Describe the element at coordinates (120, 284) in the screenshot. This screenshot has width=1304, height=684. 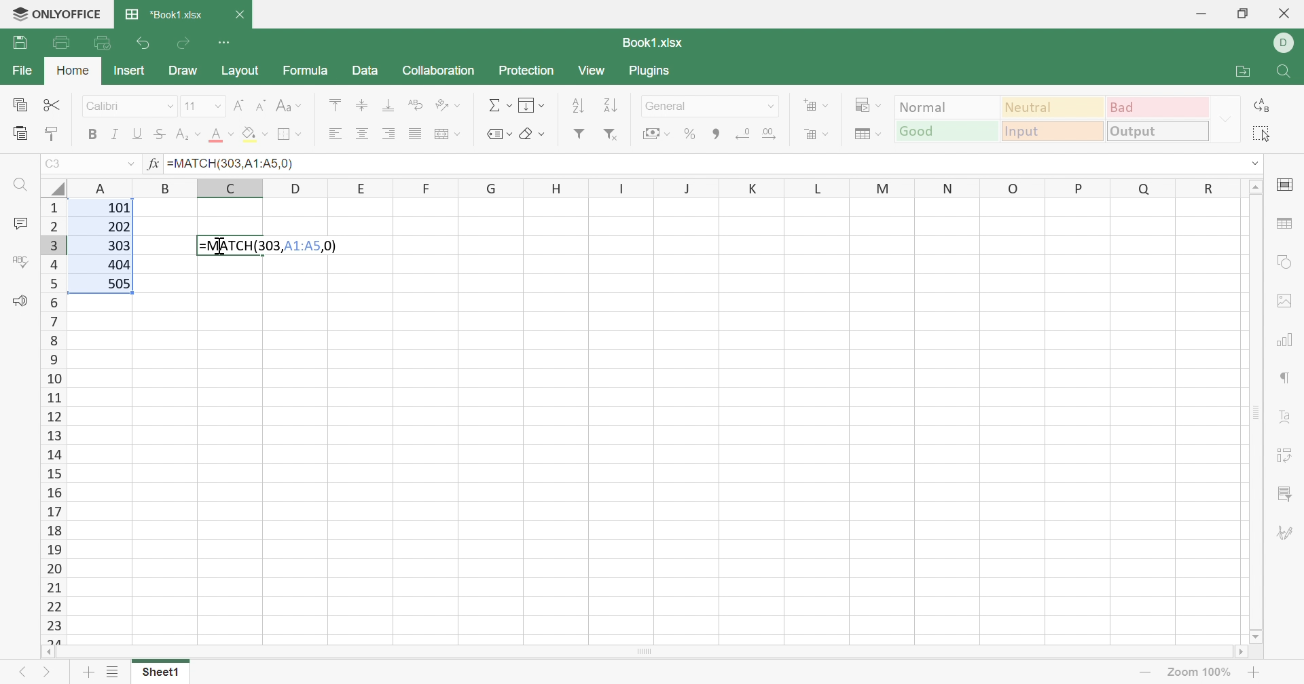
I see `505` at that location.